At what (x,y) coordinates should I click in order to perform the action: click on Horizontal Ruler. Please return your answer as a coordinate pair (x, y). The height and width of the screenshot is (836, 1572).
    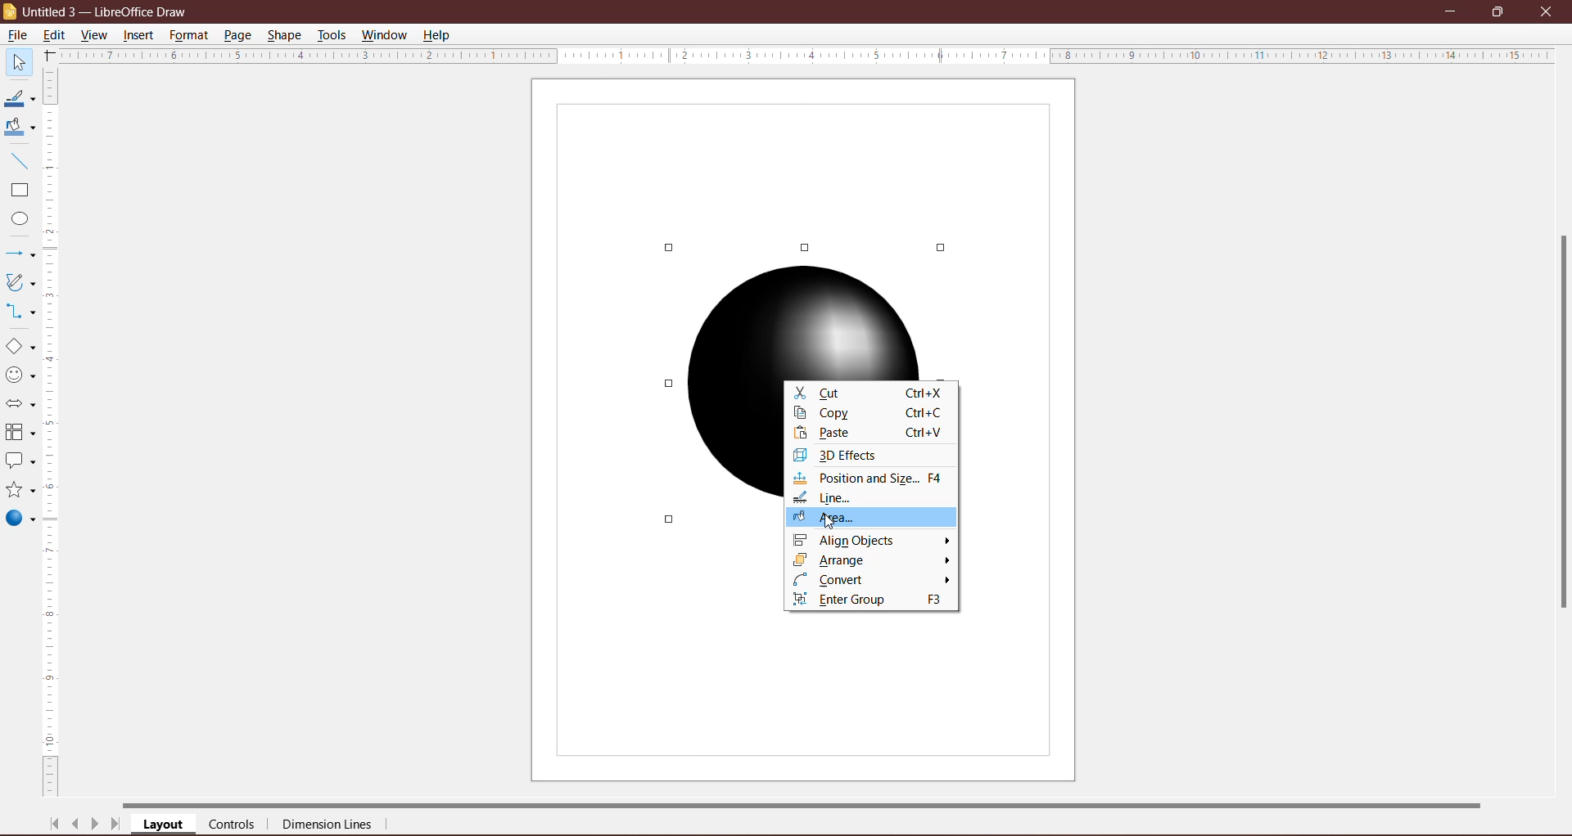
    Looking at the image, I should click on (806, 55).